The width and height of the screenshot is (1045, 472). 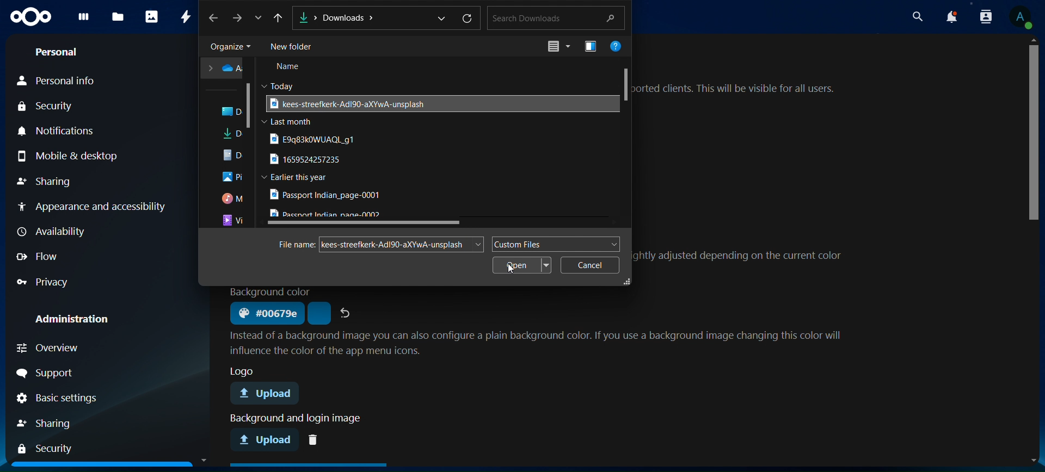 I want to click on today, so click(x=282, y=85).